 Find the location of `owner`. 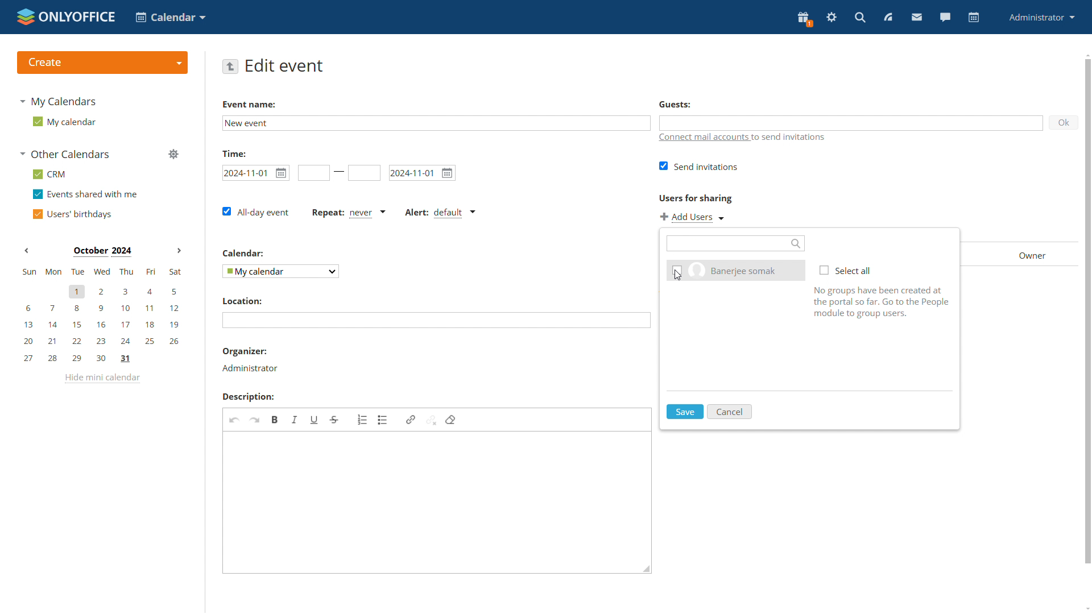

owner is located at coordinates (1029, 254).